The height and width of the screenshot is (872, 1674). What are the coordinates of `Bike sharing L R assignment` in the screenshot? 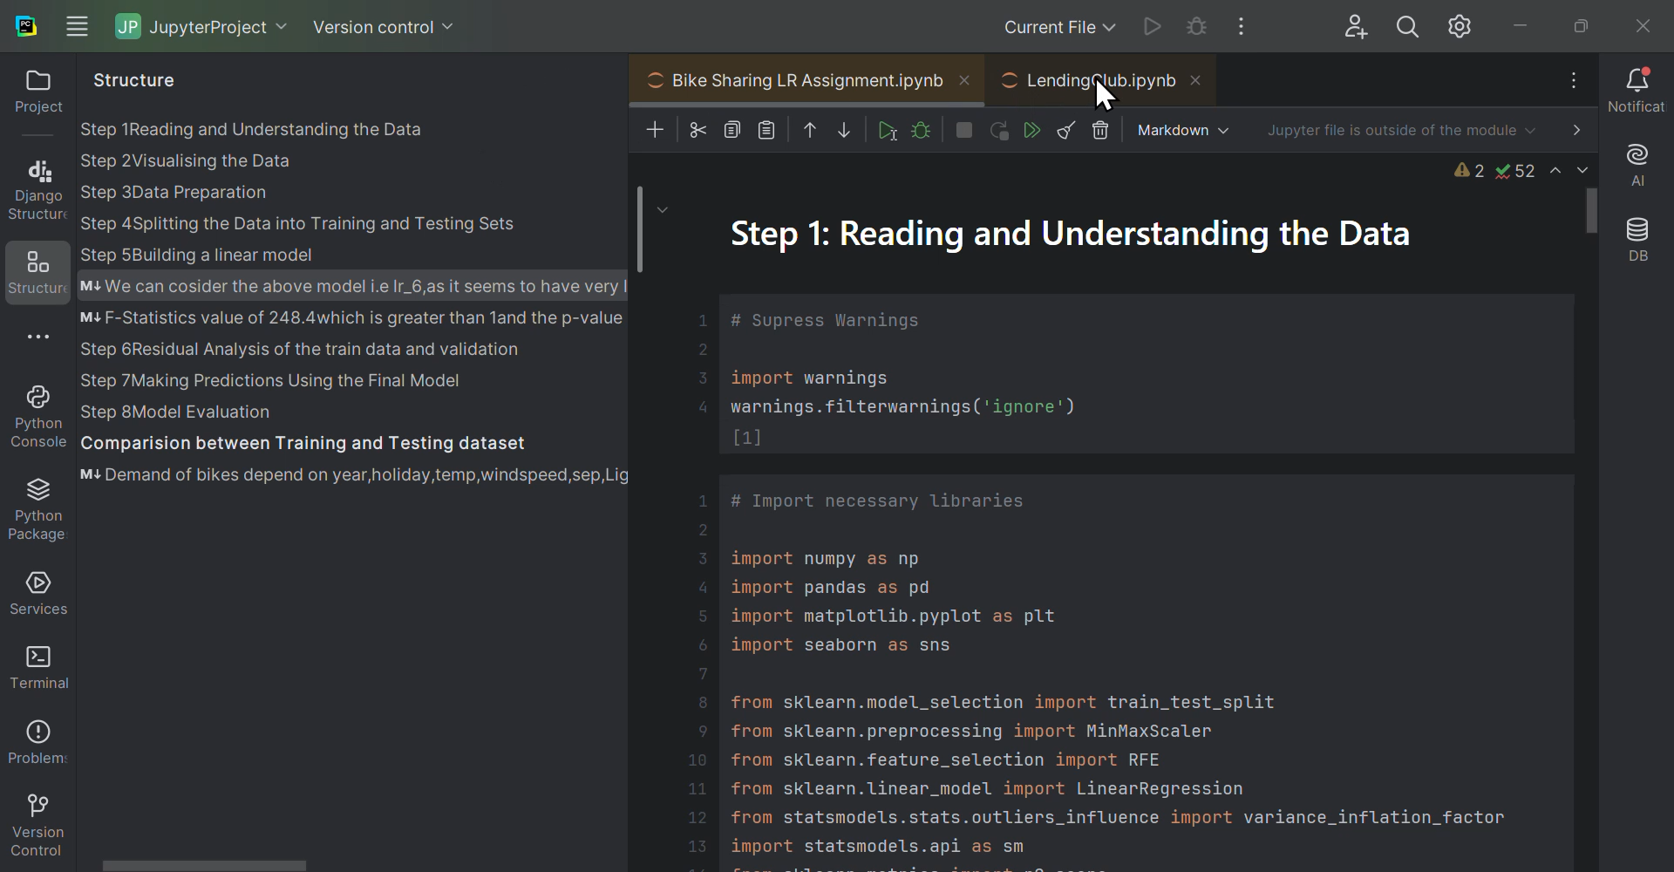 It's located at (1099, 537).